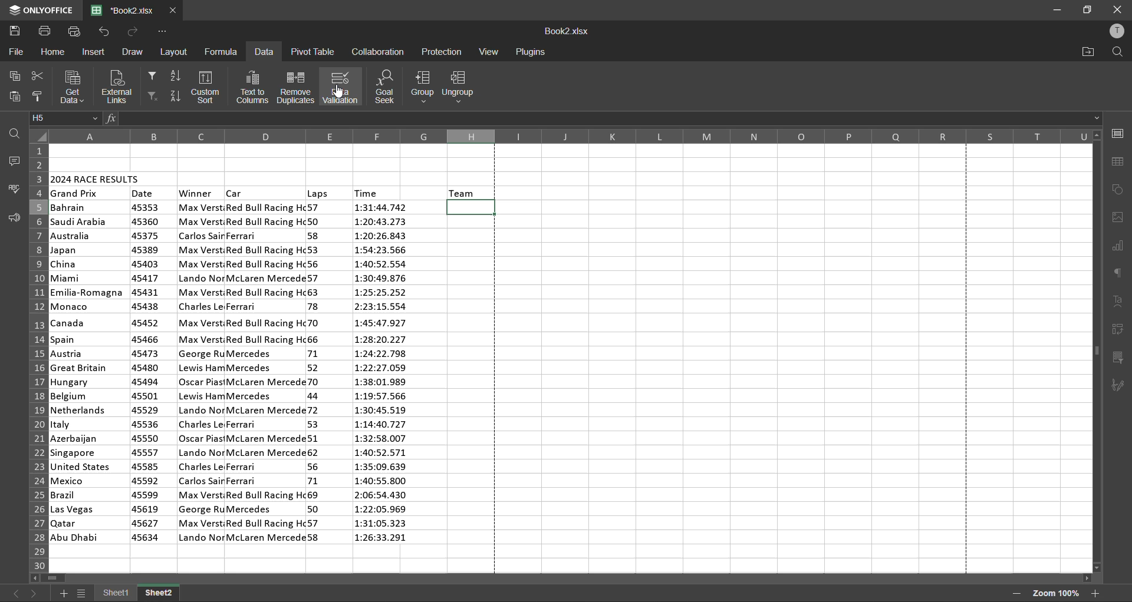  I want to click on quick print, so click(73, 31).